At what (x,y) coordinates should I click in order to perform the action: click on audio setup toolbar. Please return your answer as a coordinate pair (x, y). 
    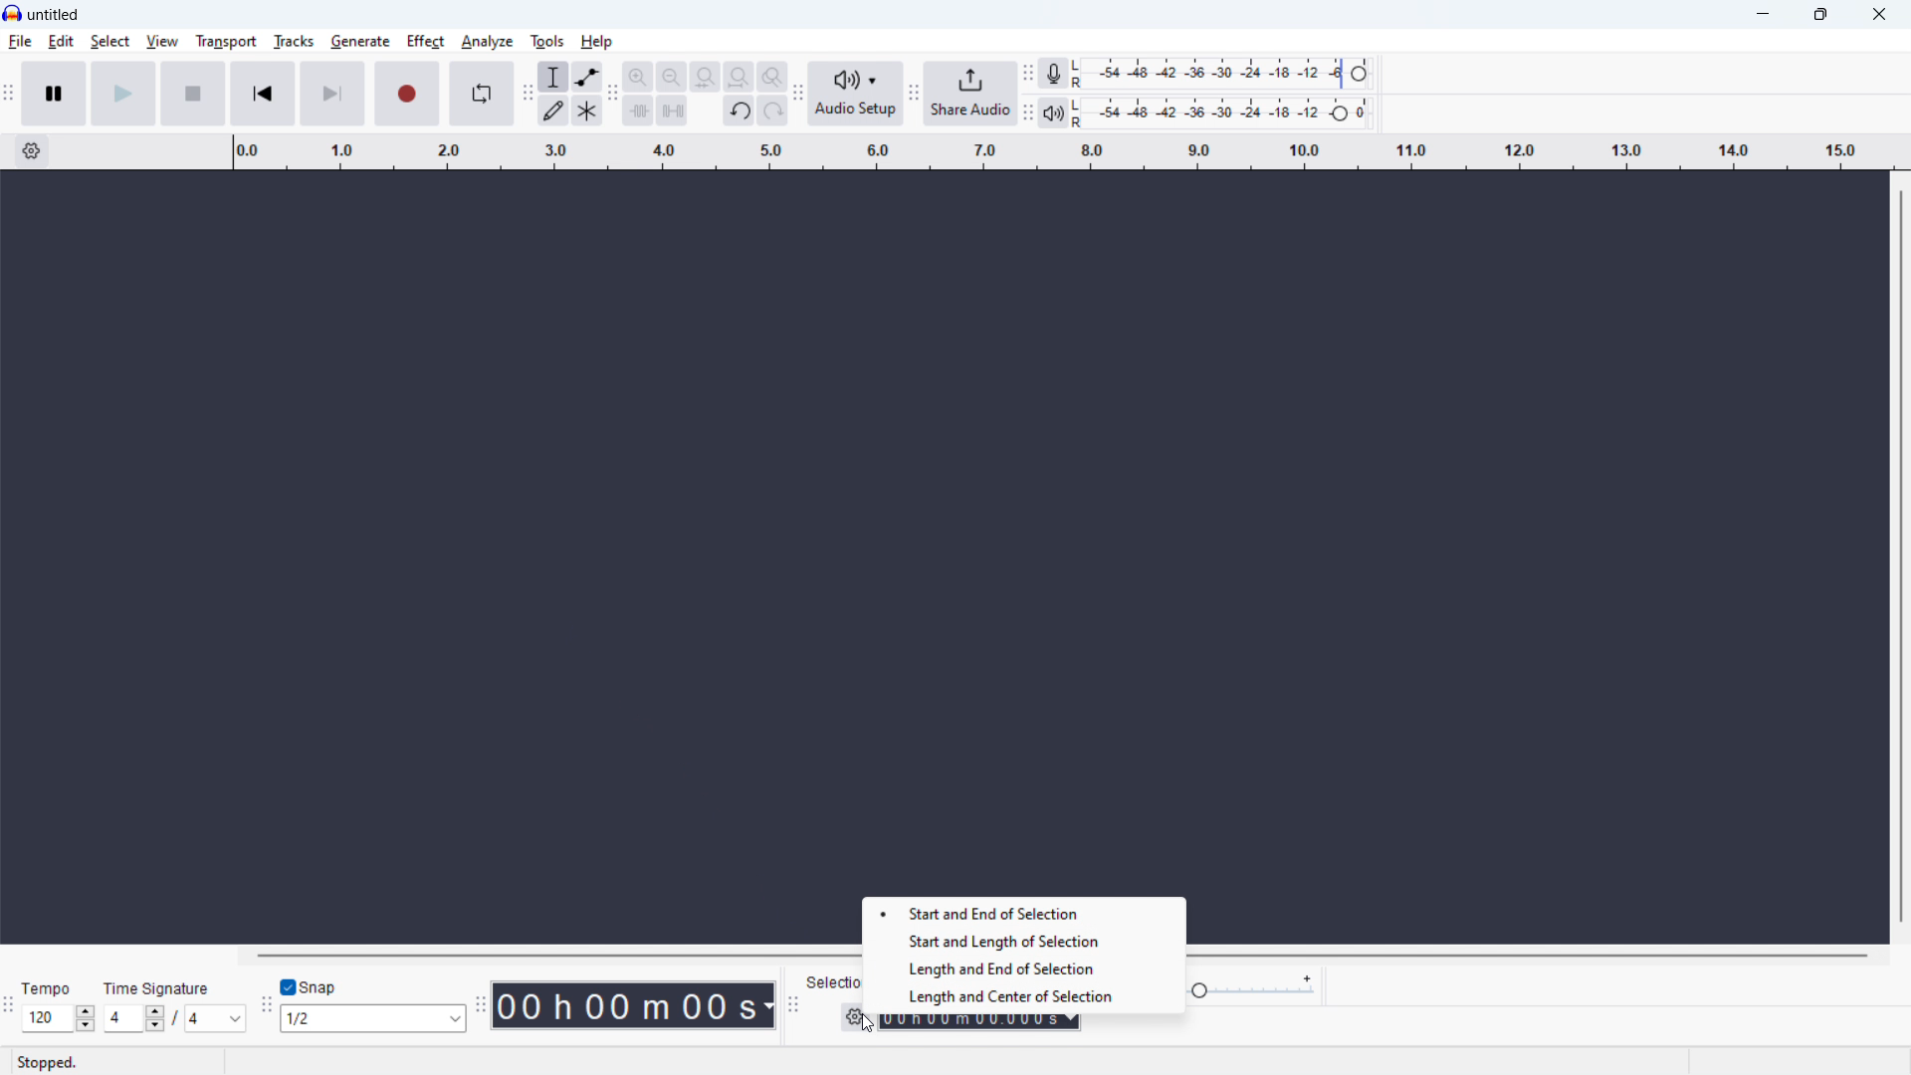
    Looking at the image, I should click on (798, 96).